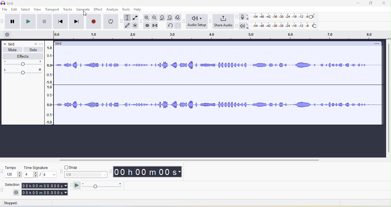  I want to click on share audio, so click(223, 21).